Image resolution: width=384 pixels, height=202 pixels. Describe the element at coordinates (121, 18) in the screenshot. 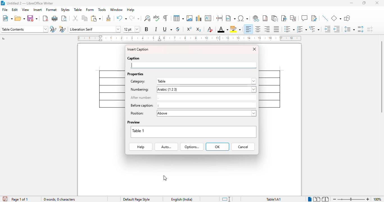

I see `undo` at that location.